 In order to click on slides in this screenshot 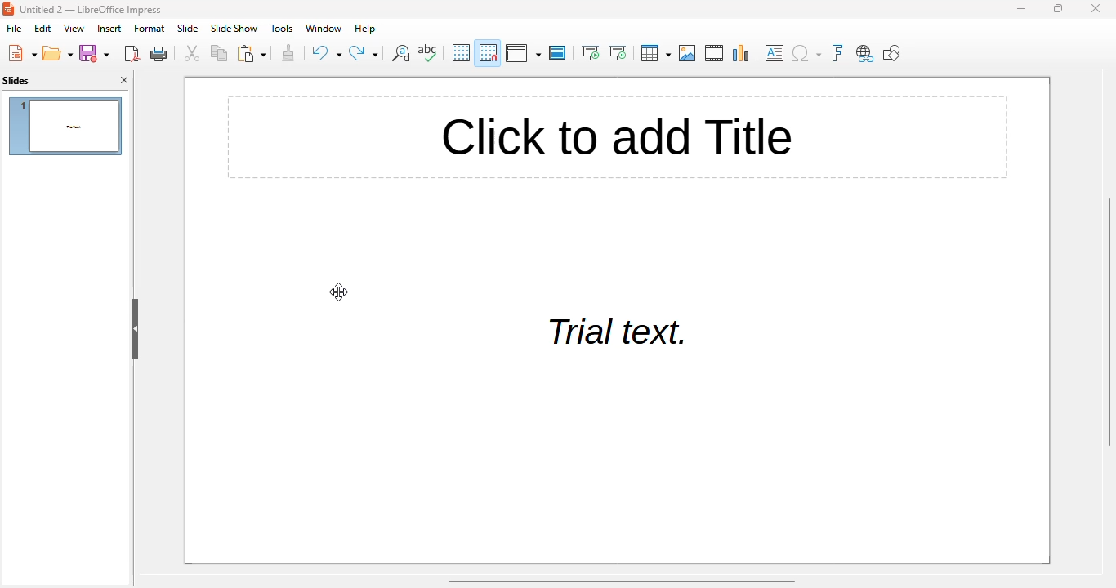, I will do `click(16, 80)`.